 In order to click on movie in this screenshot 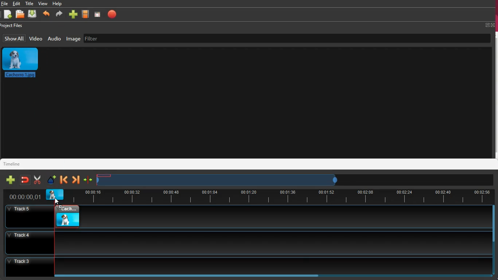, I will do `click(86, 14)`.